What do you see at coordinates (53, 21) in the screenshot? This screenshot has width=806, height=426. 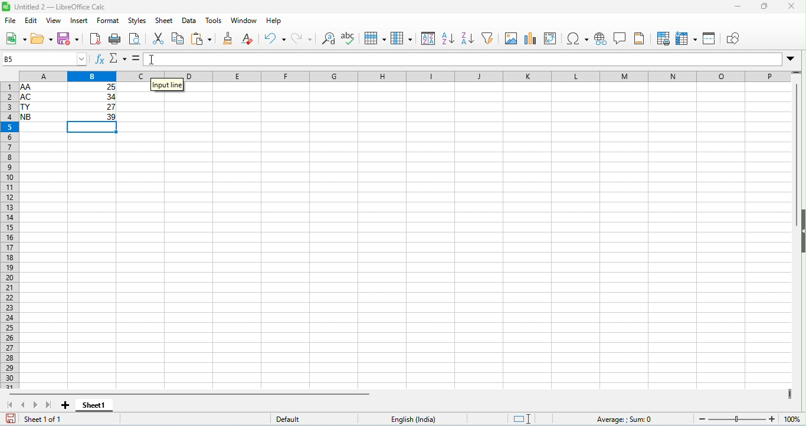 I see `view` at bounding box center [53, 21].